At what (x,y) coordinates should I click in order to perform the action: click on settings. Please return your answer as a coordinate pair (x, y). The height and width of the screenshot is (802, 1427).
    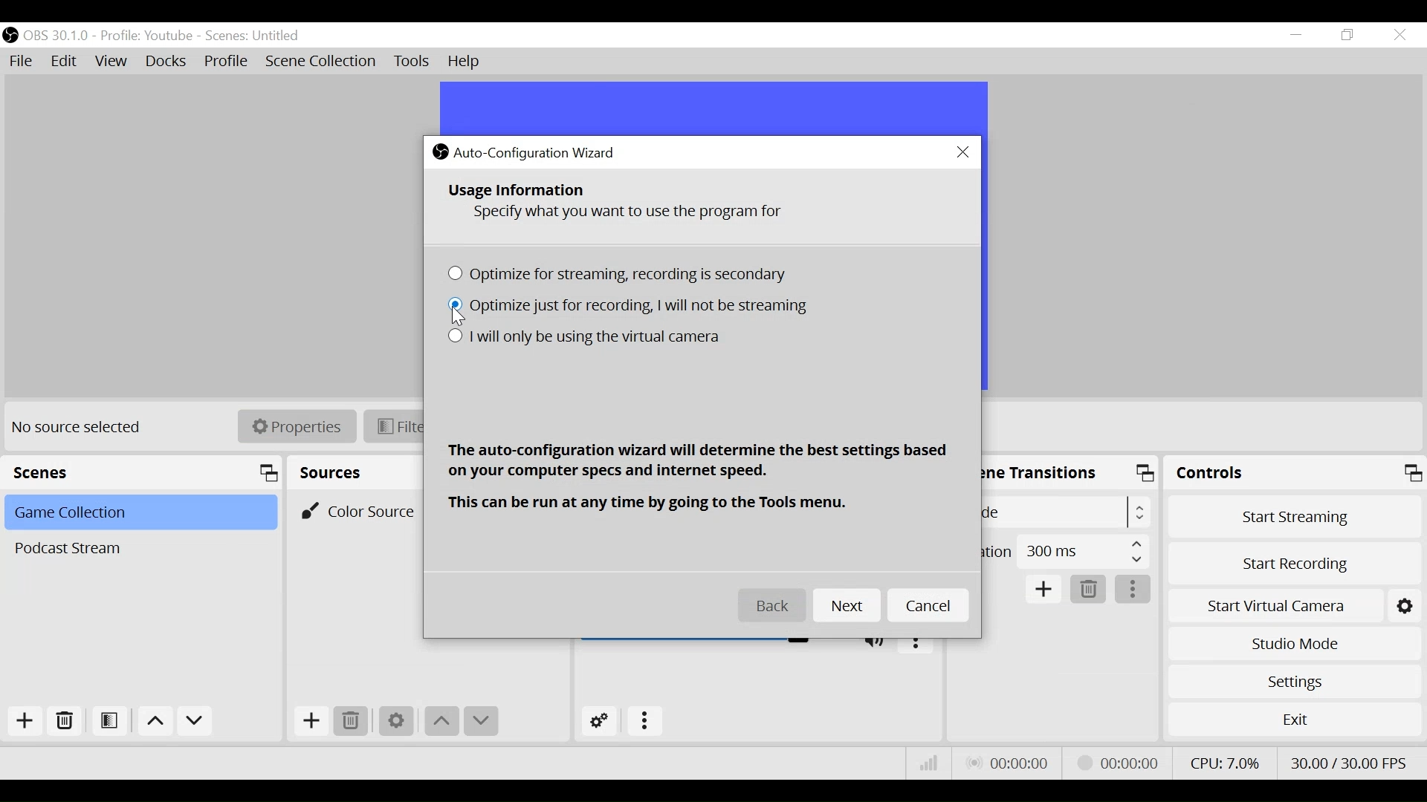
    Looking at the image, I should click on (1407, 604).